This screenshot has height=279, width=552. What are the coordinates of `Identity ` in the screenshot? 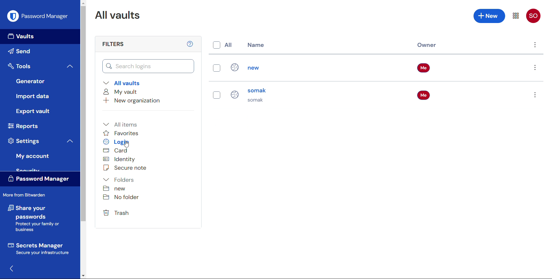 It's located at (118, 159).